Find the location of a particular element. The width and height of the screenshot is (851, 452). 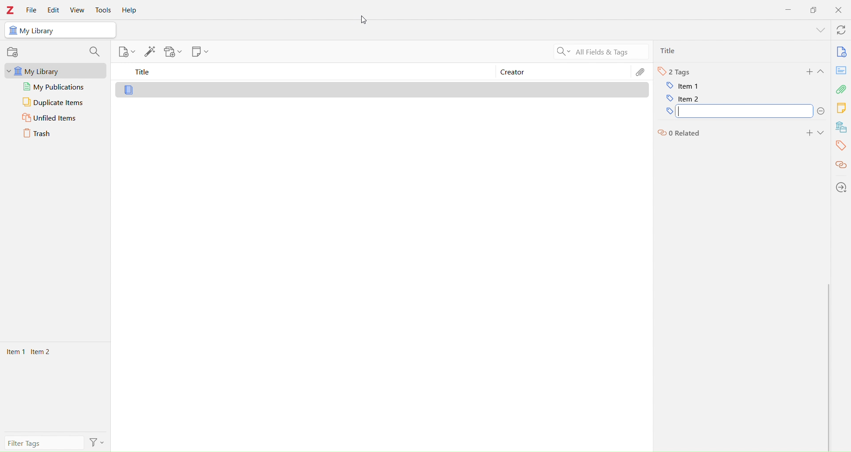

Creator is located at coordinates (558, 73).